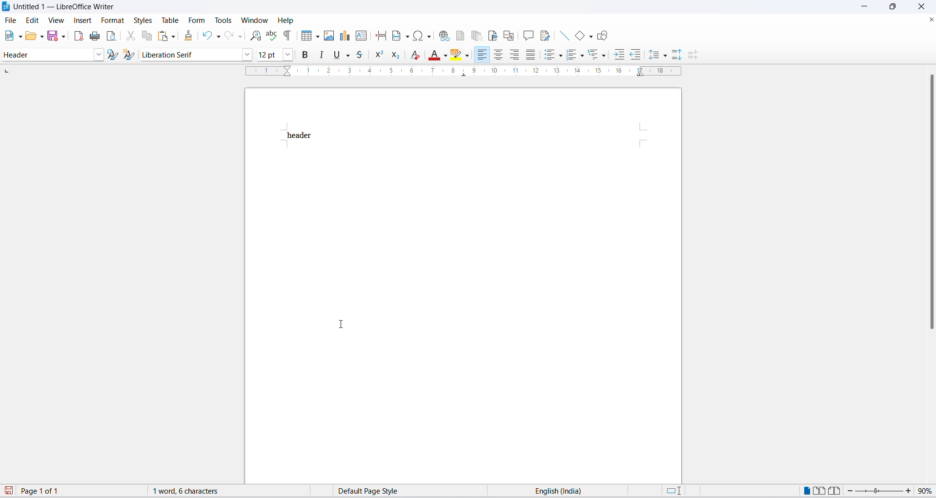 The image size is (936, 498). Describe the element at coordinates (304, 36) in the screenshot. I see `insert grid` at that location.